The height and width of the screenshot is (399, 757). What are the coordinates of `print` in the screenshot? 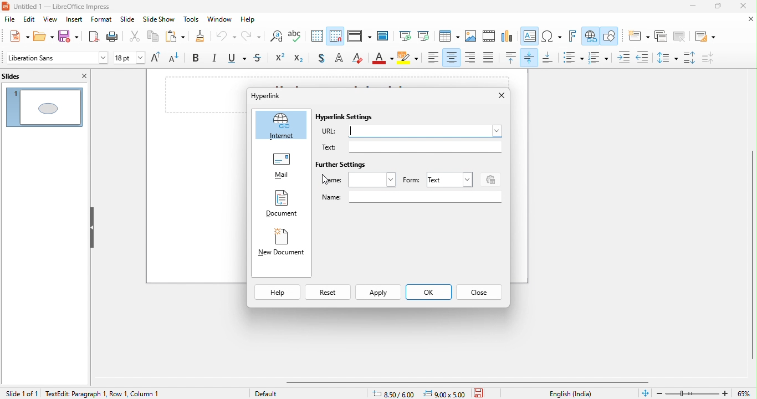 It's located at (115, 37).